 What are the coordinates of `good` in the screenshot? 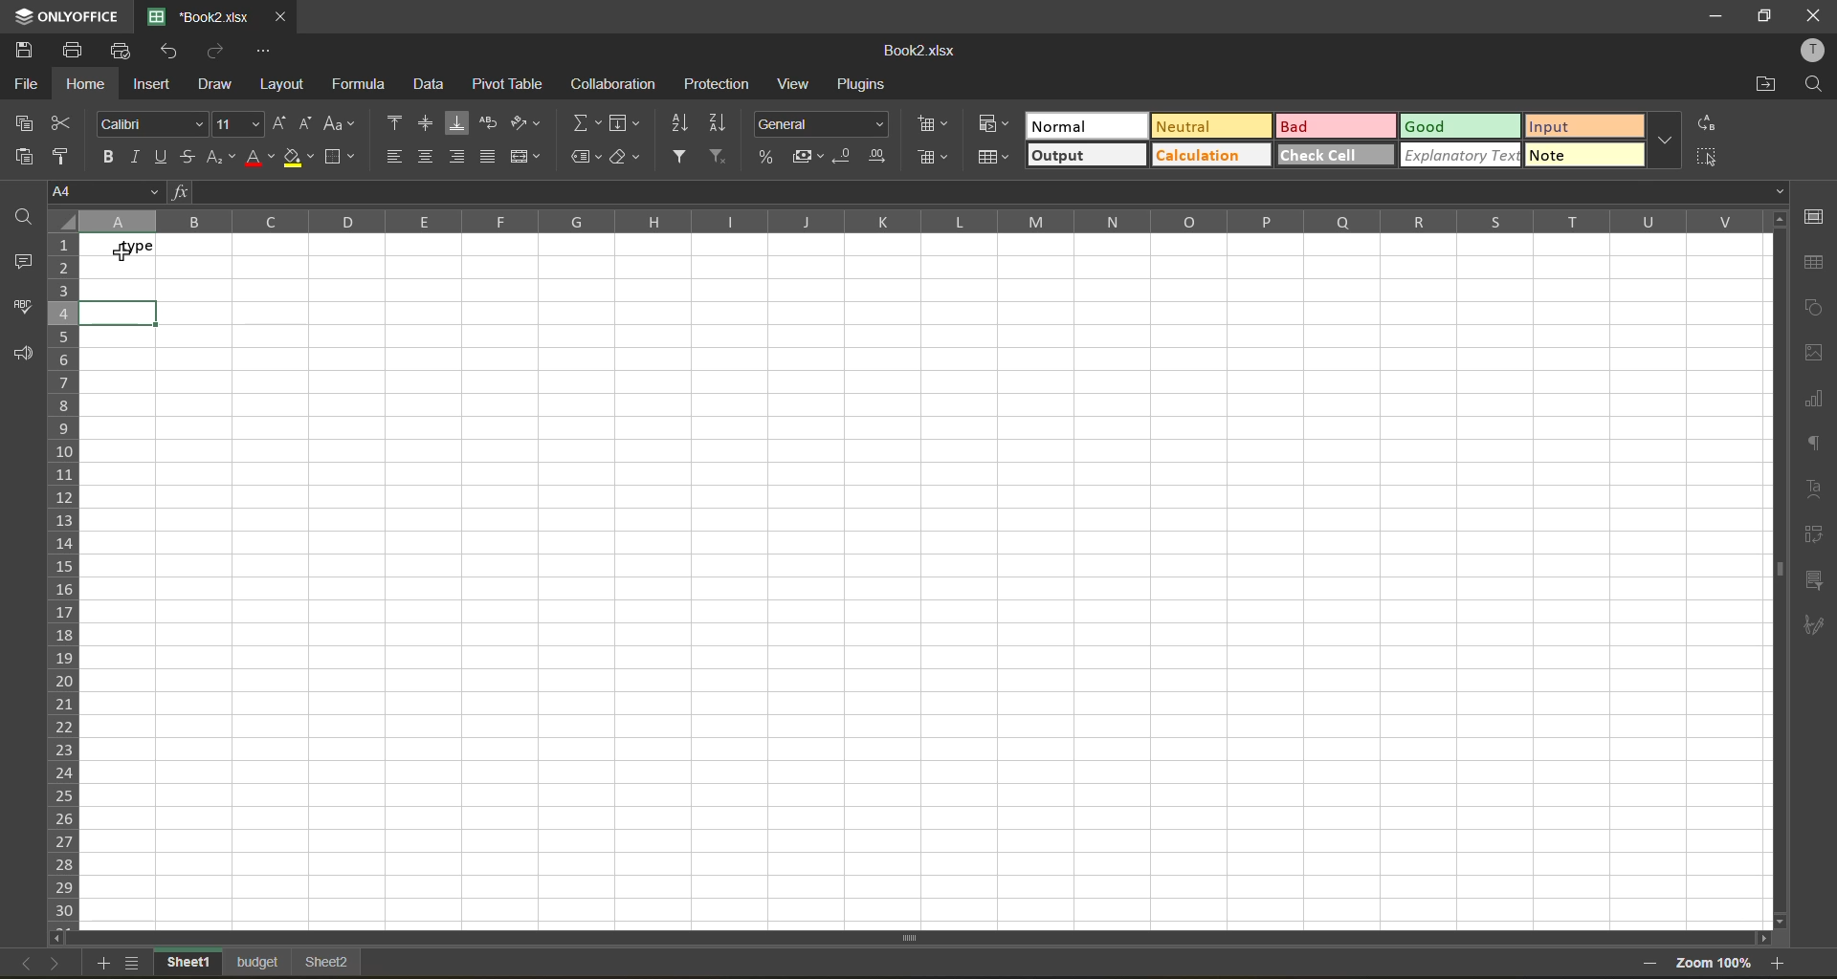 It's located at (1460, 128).